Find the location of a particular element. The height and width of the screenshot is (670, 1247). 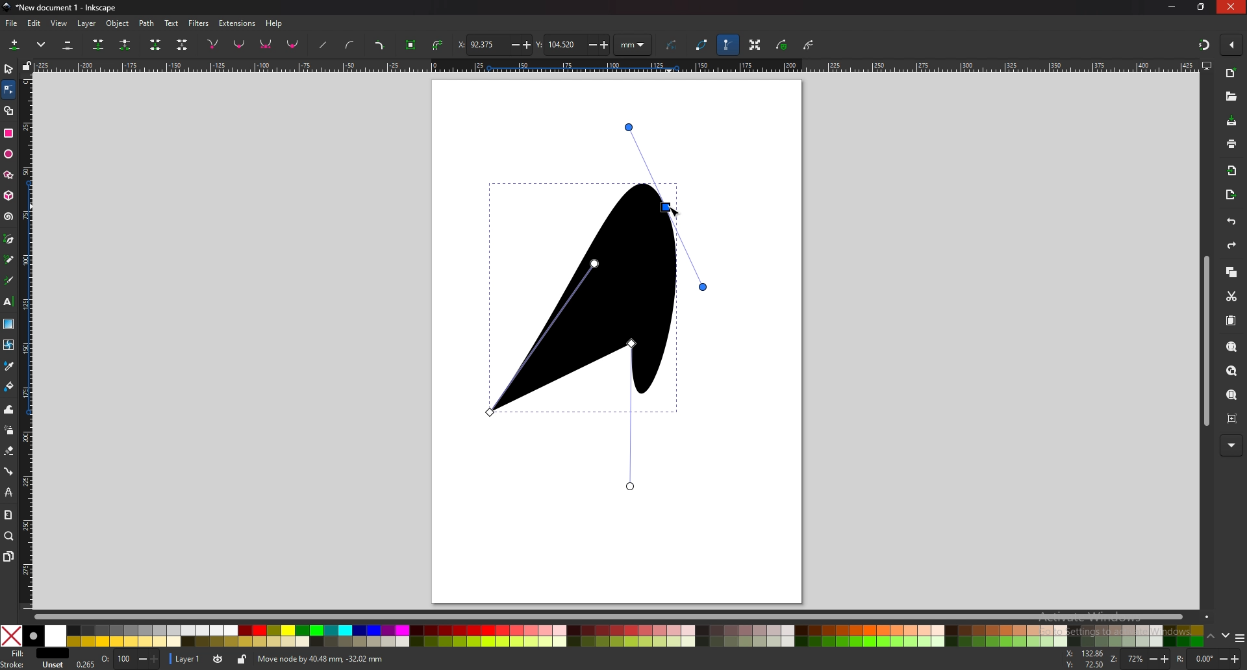

mesh is located at coordinates (9, 344).